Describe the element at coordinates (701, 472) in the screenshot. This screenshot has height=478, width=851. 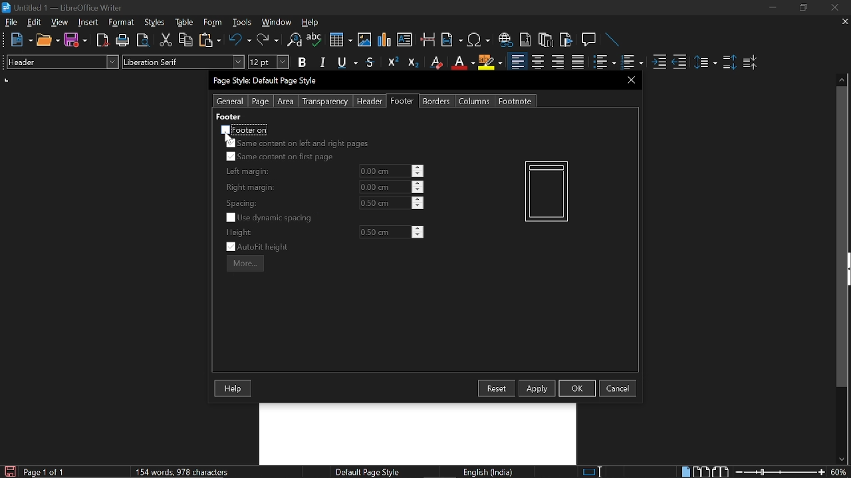
I see `Multiple page view` at that location.